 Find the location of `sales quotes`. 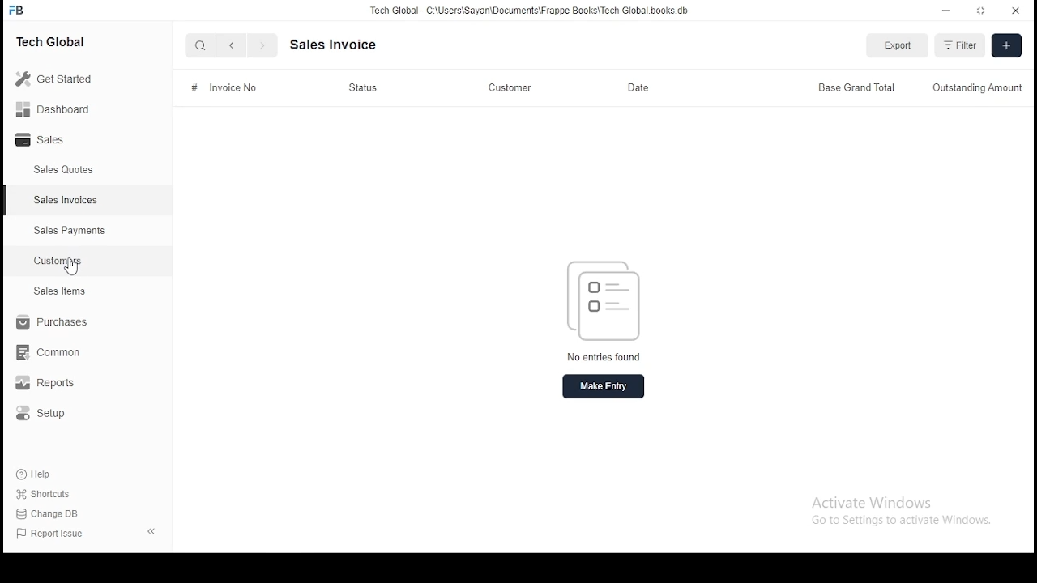

sales quotes is located at coordinates (66, 170).